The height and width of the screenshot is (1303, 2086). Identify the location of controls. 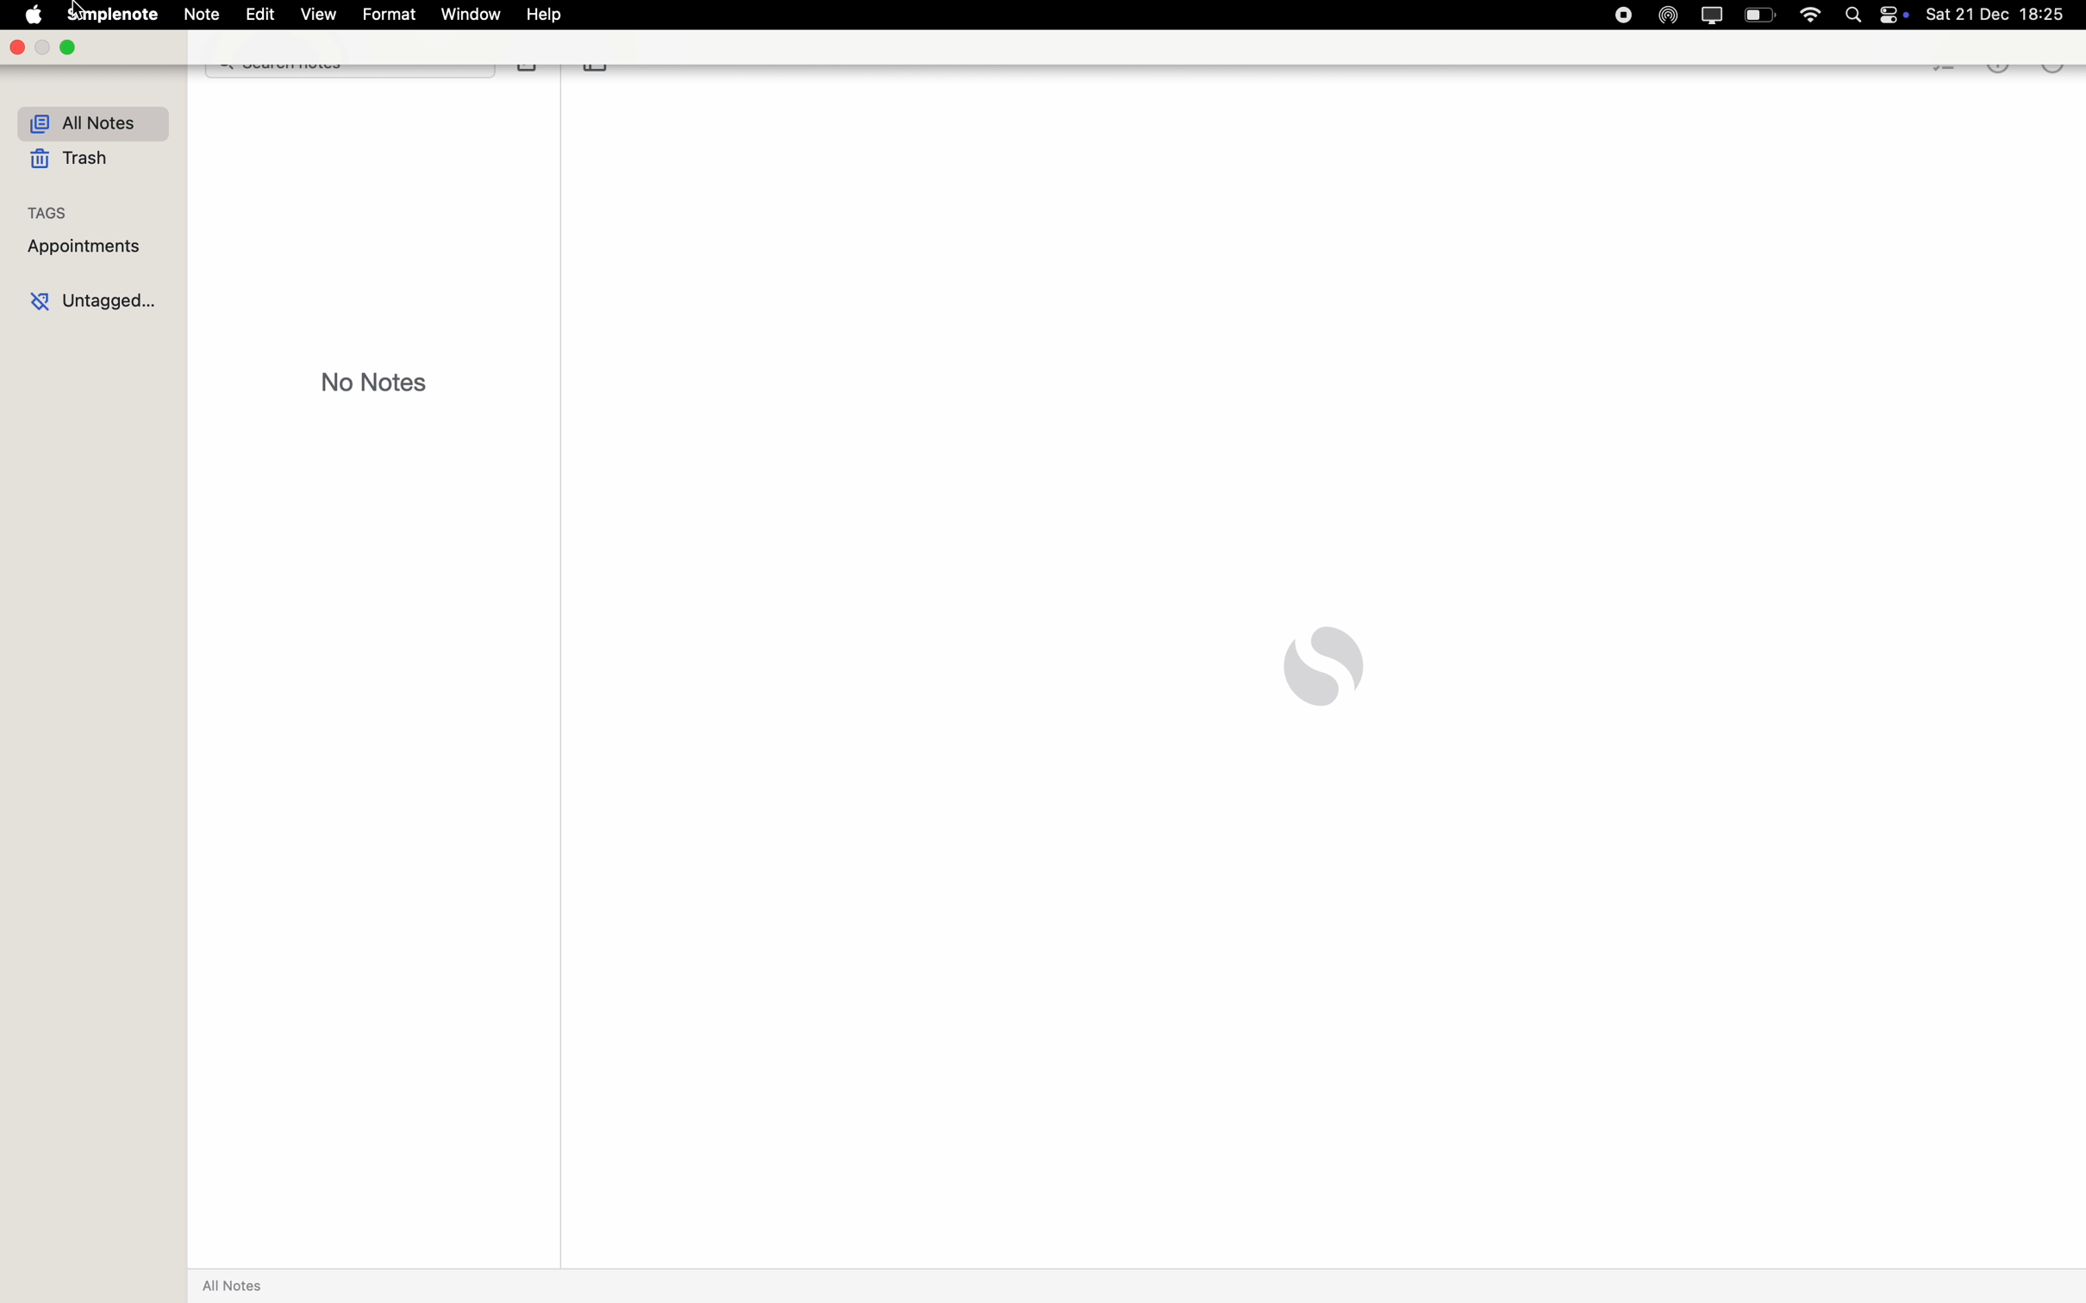
(1890, 15).